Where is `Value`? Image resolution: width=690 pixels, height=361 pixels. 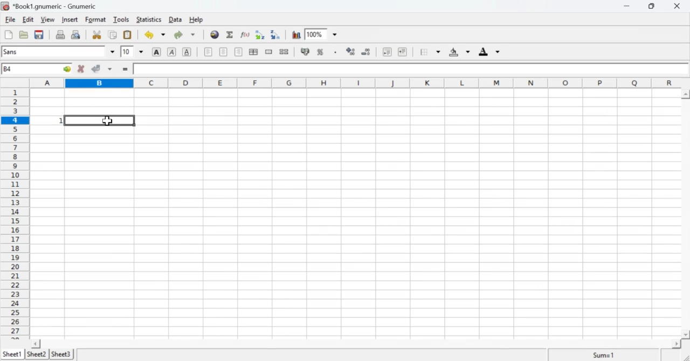 Value is located at coordinates (47, 120).